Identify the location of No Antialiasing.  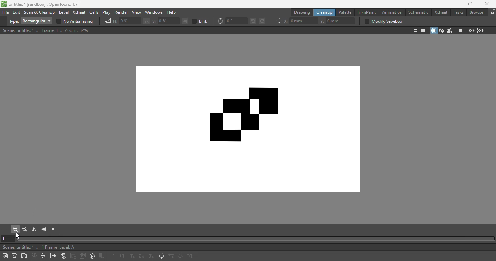
(77, 22).